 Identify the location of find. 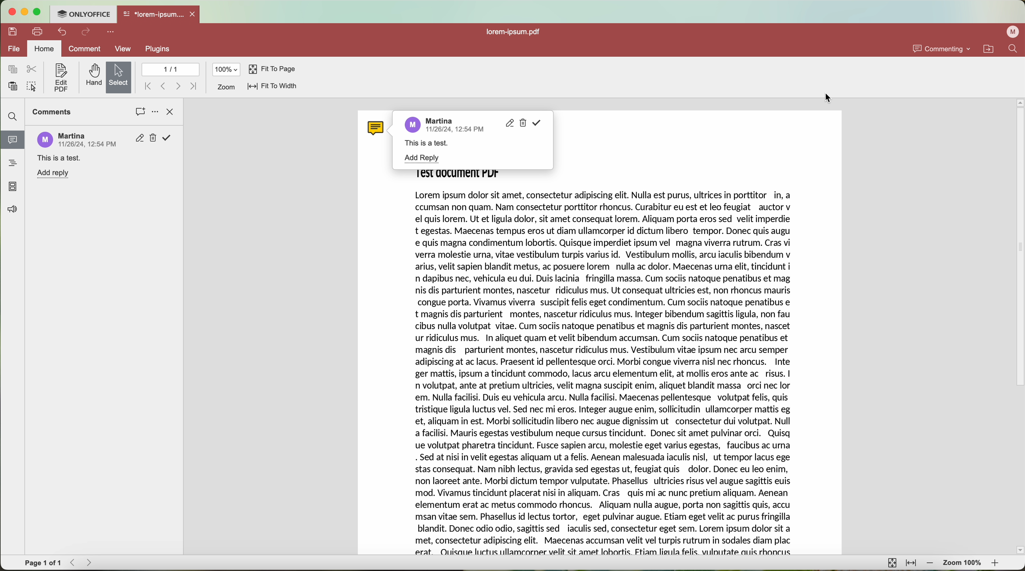
(14, 117).